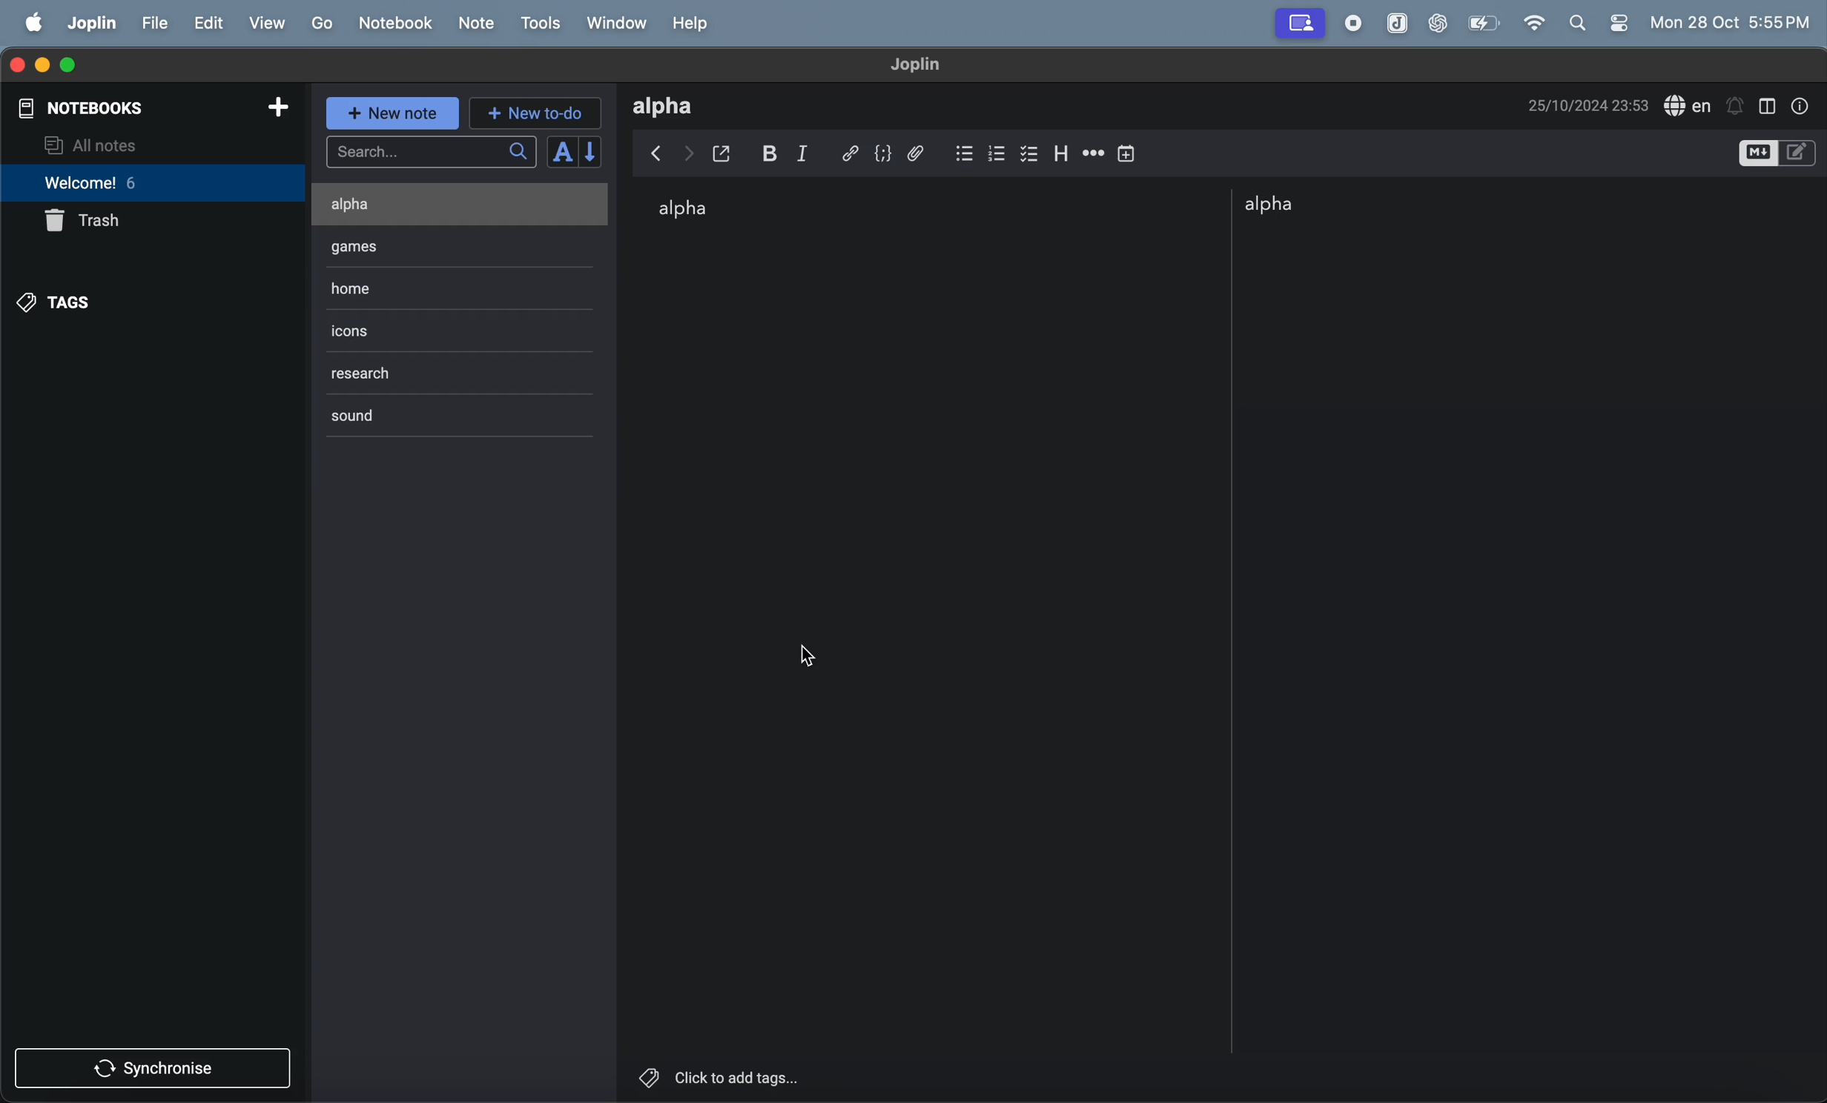  I want to click on toggle editor, so click(1777, 153).